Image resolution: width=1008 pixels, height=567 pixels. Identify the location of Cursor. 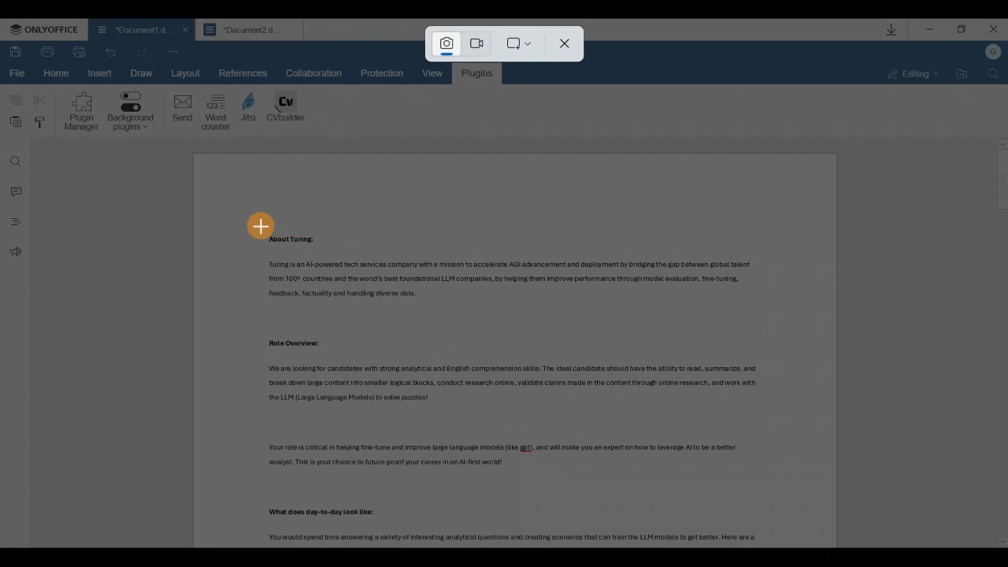
(259, 225).